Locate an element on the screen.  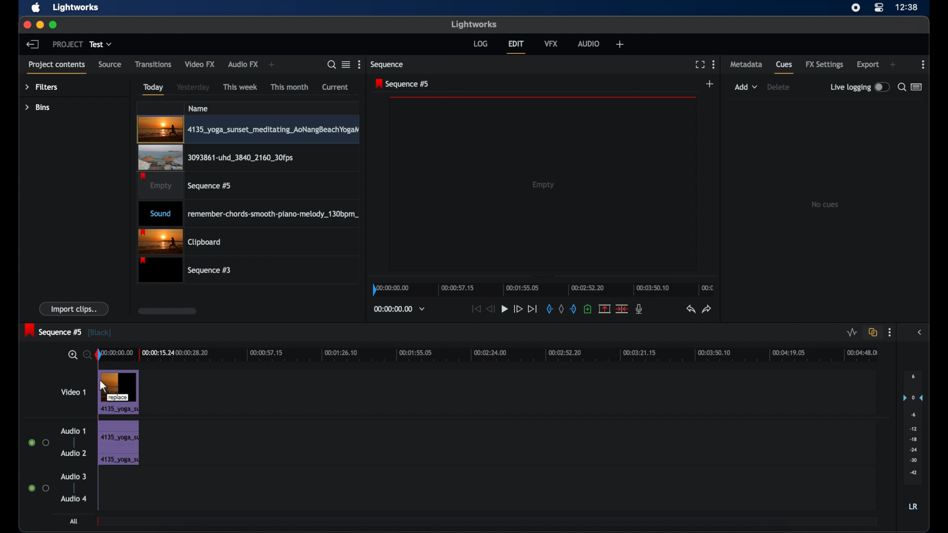
clear all marks is located at coordinates (560, 308).